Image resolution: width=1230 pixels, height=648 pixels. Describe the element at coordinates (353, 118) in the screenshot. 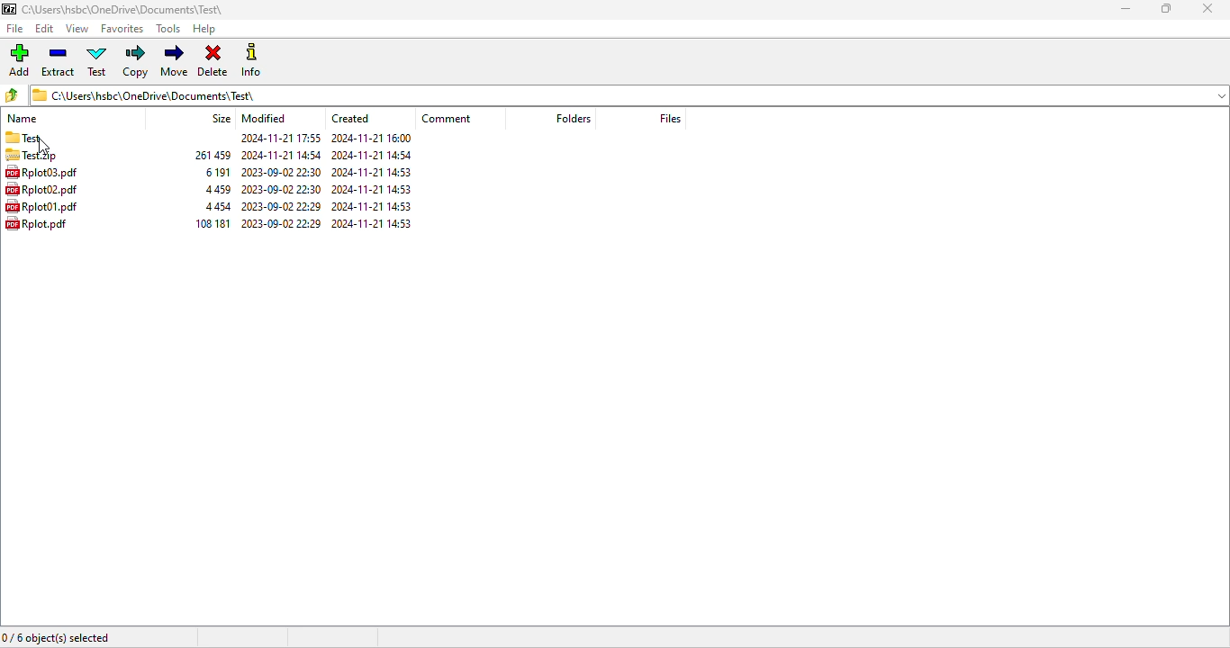

I see `created` at that location.